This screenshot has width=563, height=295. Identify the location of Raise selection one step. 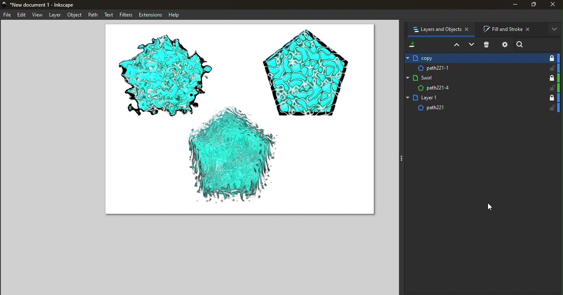
(455, 45).